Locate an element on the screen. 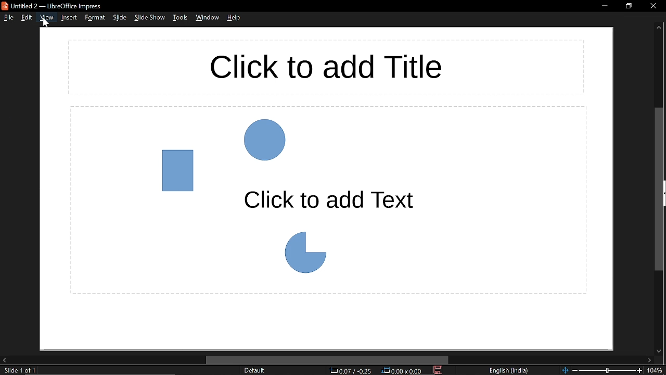 The image size is (666, 375). Horizontal scrollbar is located at coordinates (328, 359).